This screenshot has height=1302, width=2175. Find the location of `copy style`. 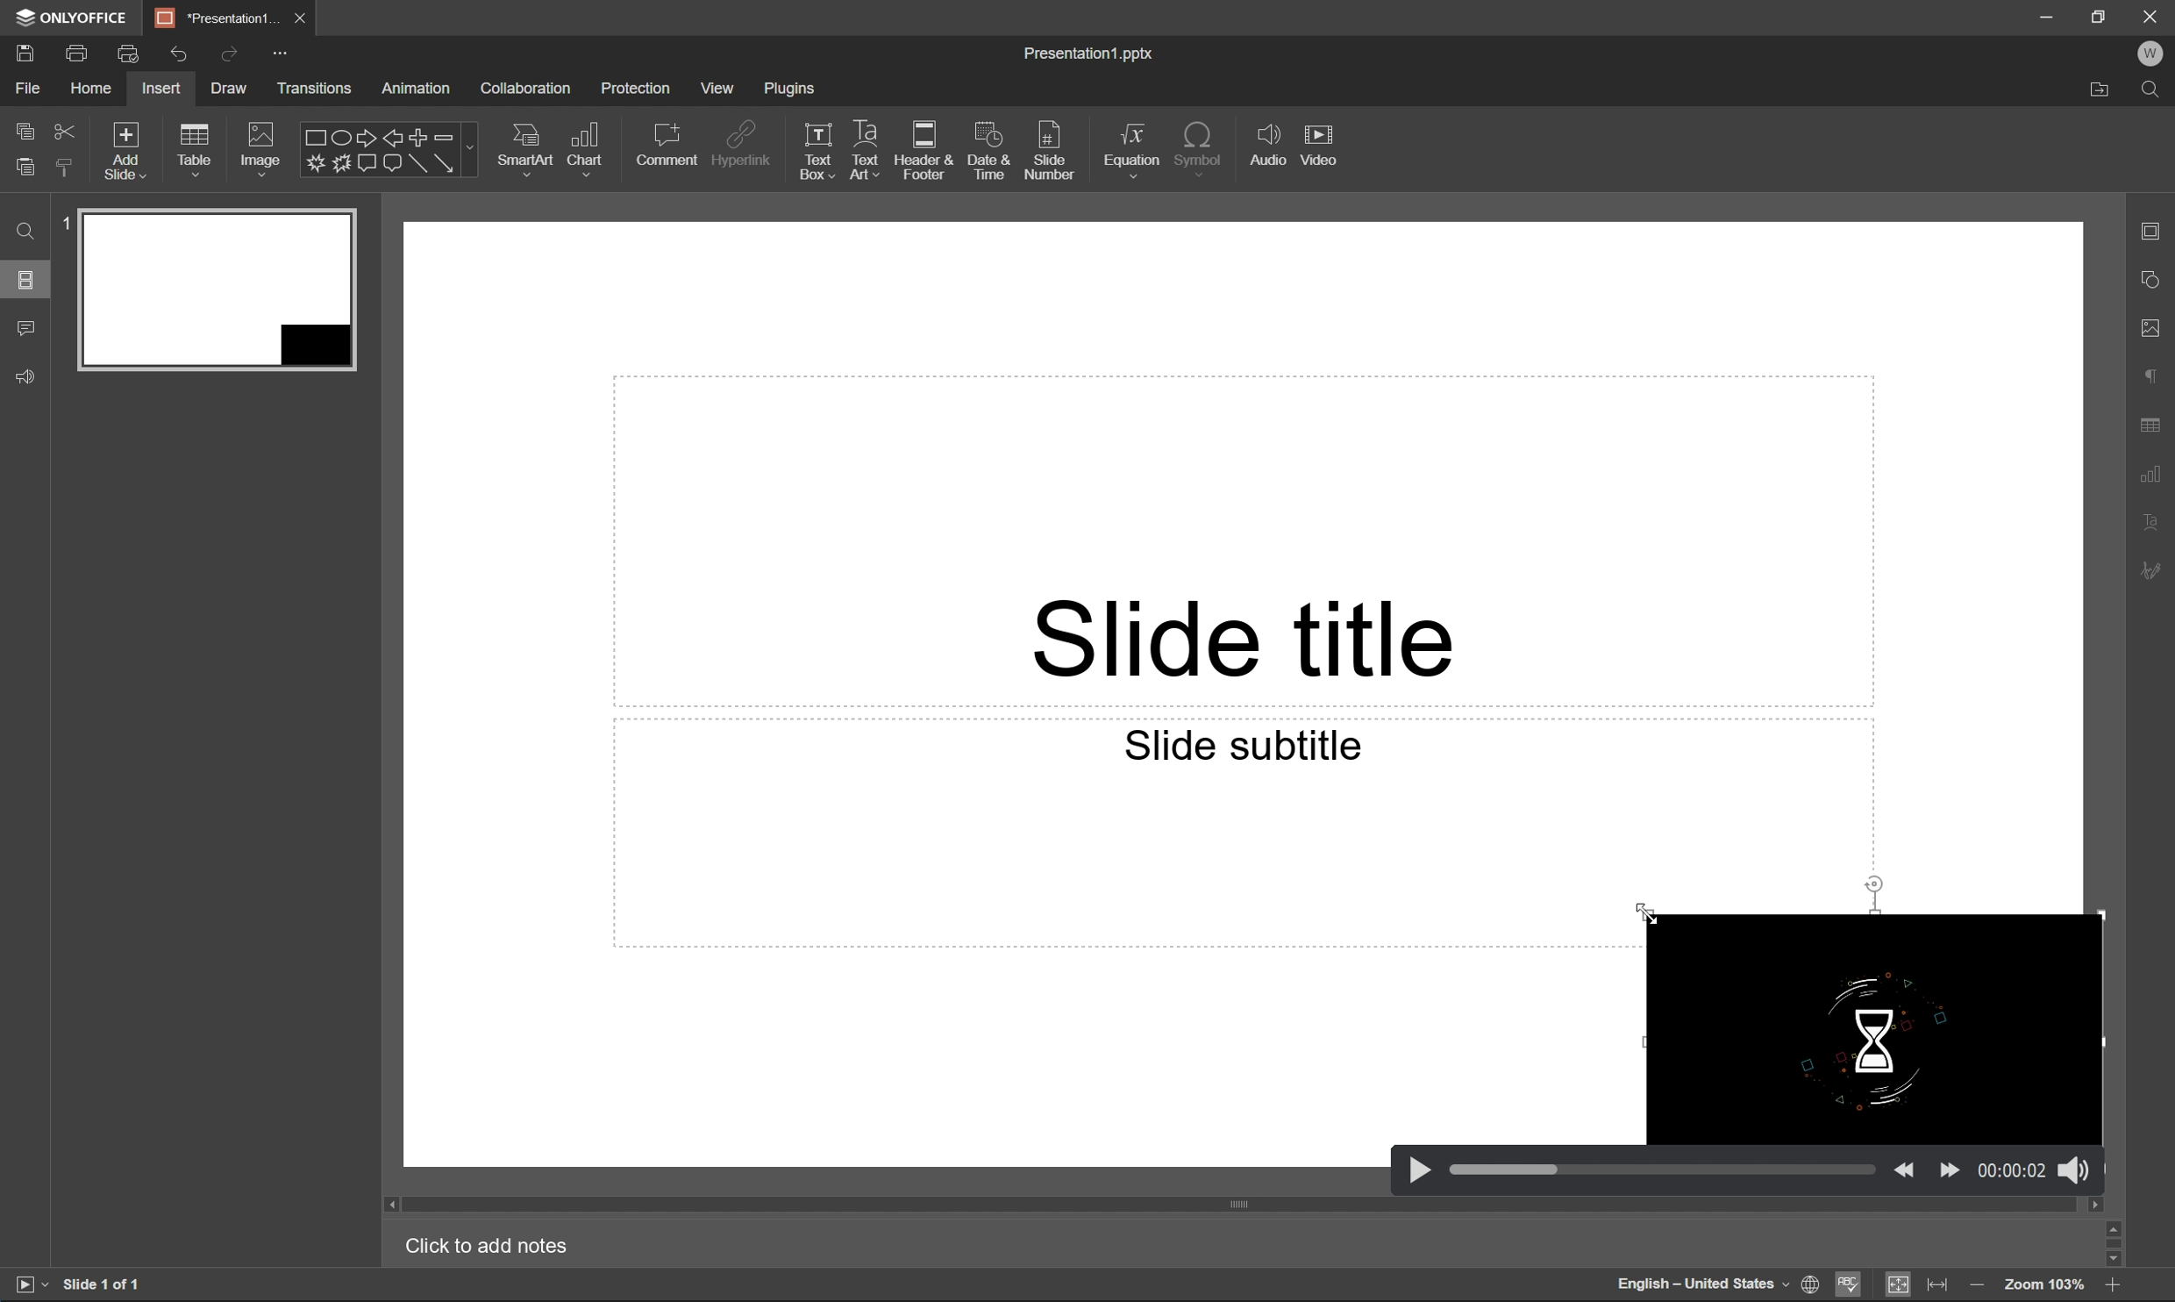

copy style is located at coordinates (61, 168).